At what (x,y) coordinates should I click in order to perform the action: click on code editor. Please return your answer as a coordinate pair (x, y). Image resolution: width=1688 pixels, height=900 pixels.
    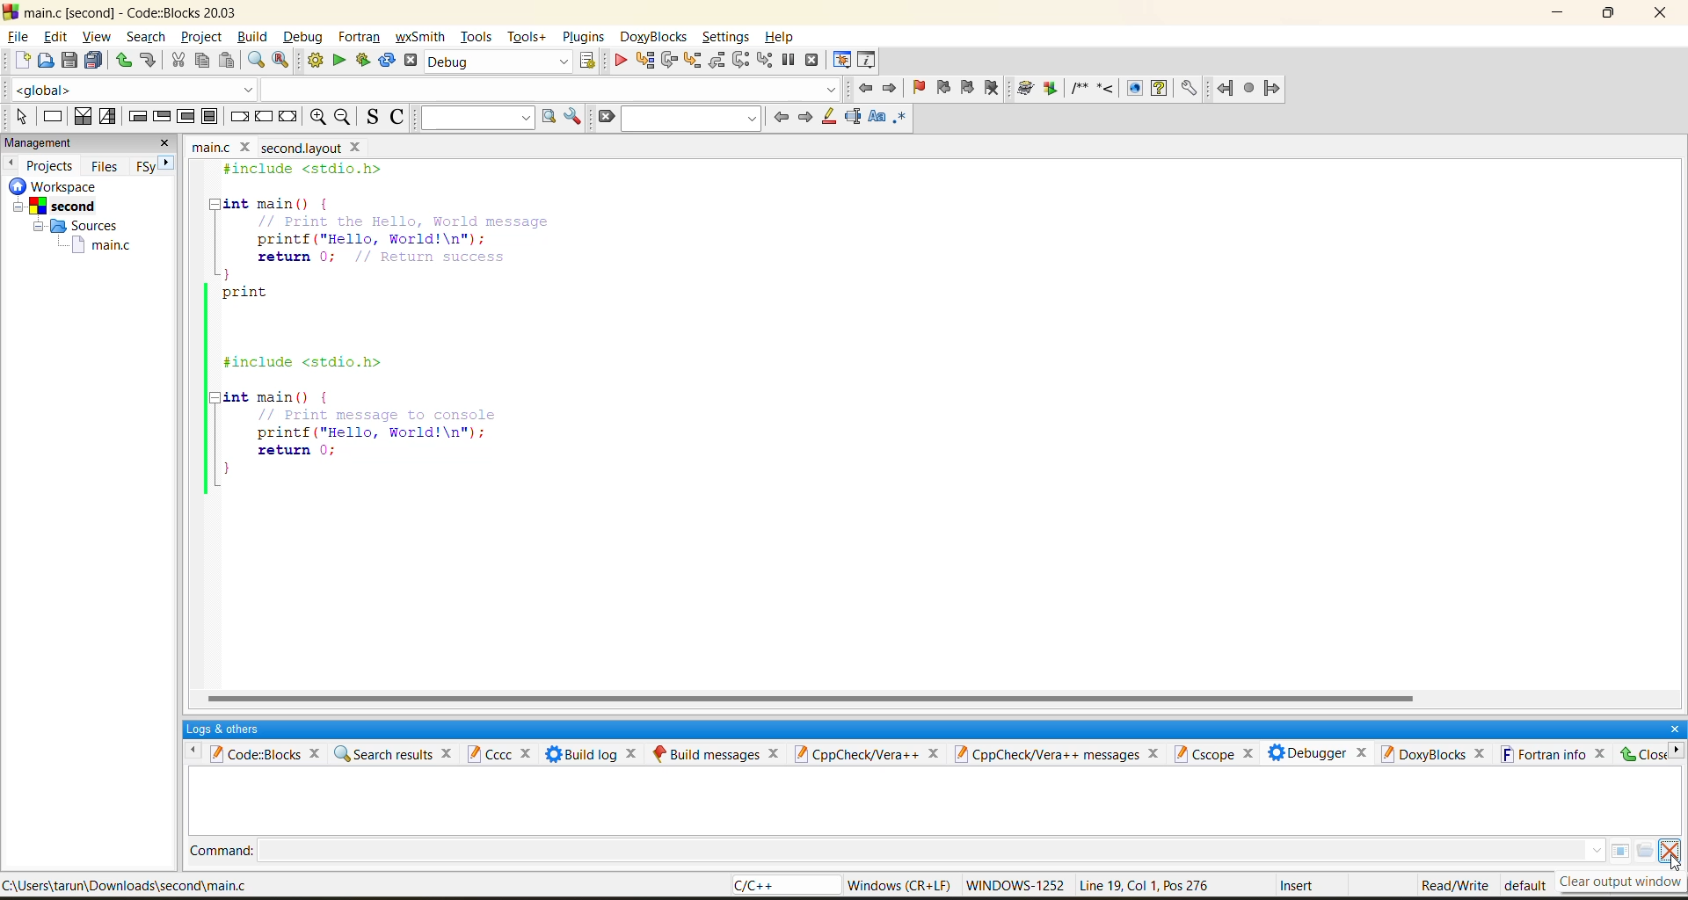
    Looking at the image, I should click on (390, 331).